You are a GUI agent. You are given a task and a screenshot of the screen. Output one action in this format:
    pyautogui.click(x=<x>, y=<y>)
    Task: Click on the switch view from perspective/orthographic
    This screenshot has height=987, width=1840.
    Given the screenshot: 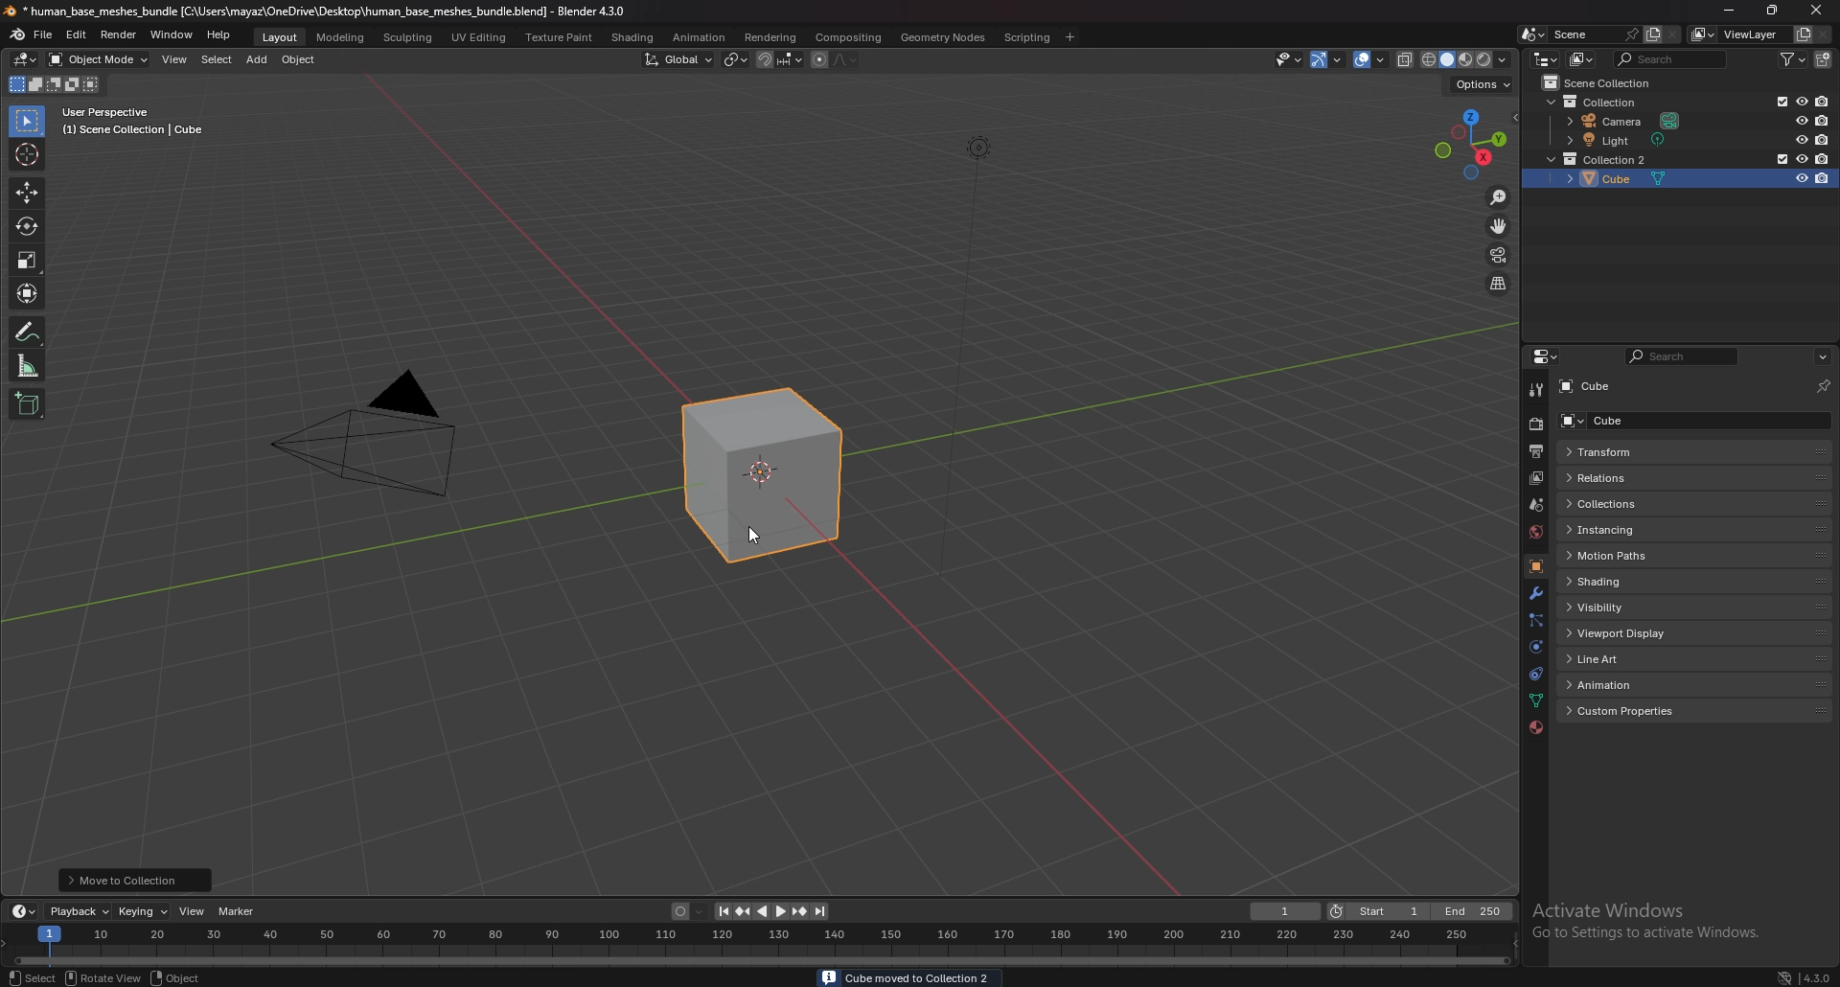 What is the action you would take?
    pyautogui.click(x=1498, y=285)
    